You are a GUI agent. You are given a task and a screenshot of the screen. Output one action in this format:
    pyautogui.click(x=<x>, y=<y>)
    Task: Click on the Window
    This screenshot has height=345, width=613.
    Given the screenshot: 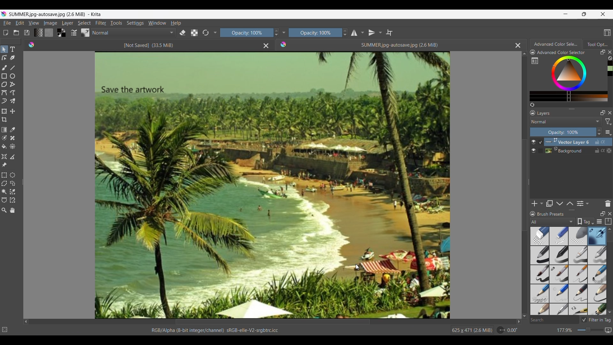 What is the action you would take?
    pyautogui.click(x=157, y=23)
    